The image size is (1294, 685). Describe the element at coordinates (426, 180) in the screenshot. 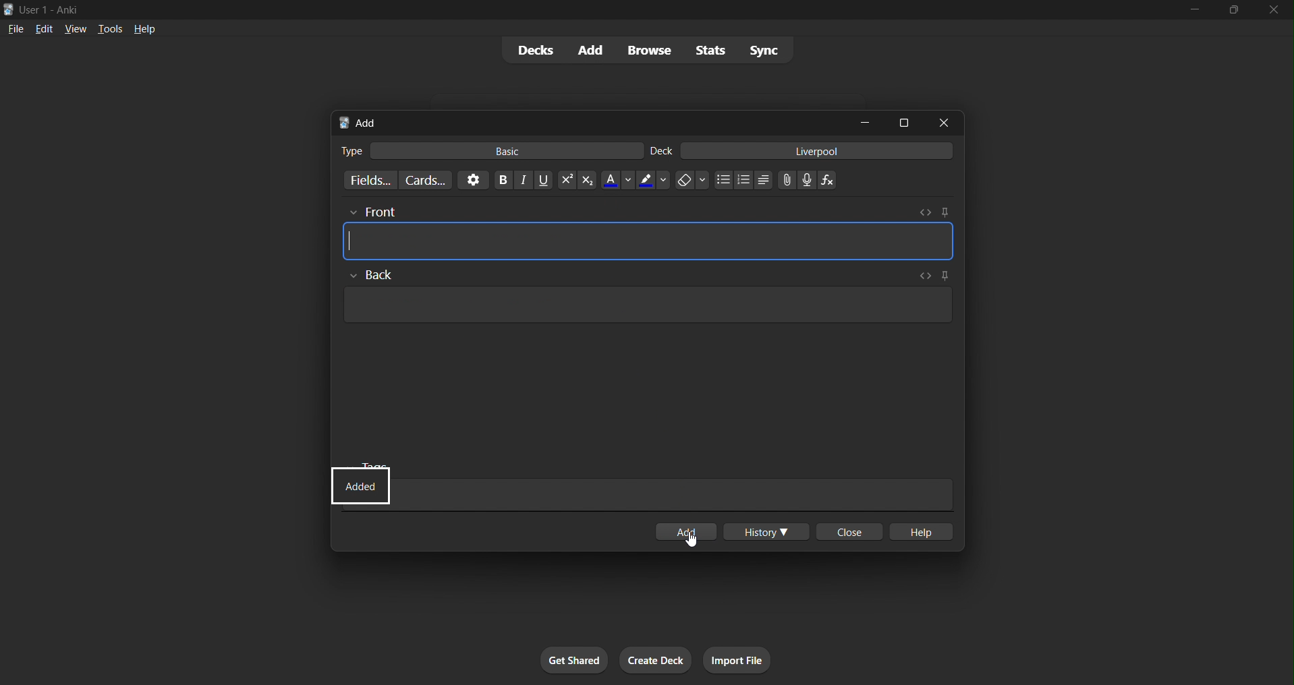

I see `customize card templates` at that location.